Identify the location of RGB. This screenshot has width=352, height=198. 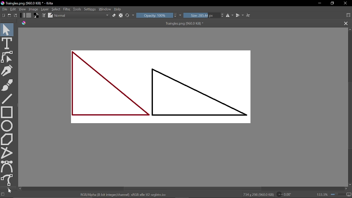
(123, 195).